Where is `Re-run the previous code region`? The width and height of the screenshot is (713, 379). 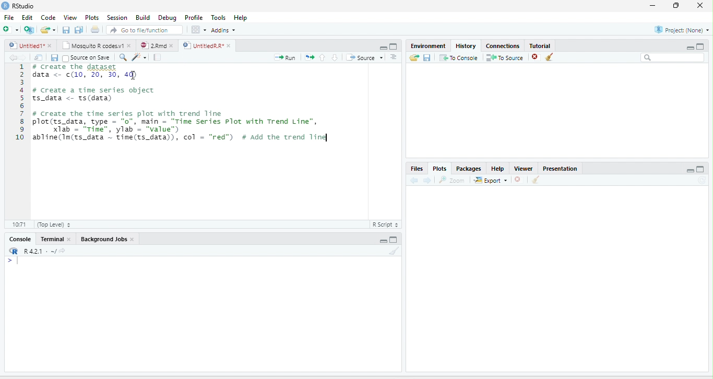
Re-run the previous code region is located at coordinates (309, 57).